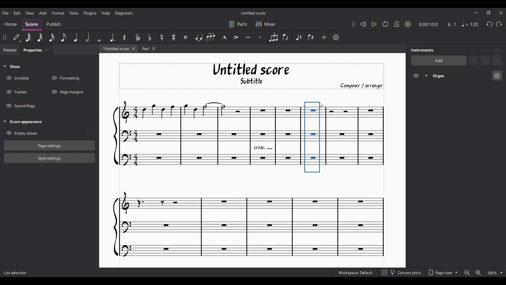 This screenshot has width=506, height=285. Describe the element at coordinates (40, 37) in the screenshot. I see `32nd note` at that location.